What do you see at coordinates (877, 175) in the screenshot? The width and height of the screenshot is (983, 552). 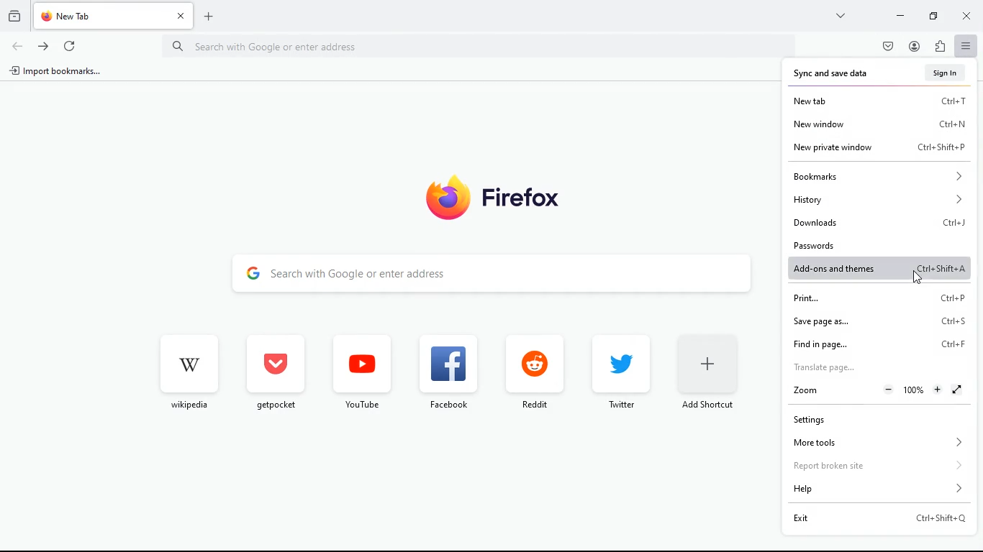 I see `bookmarks` at bounding box center [877, 175].